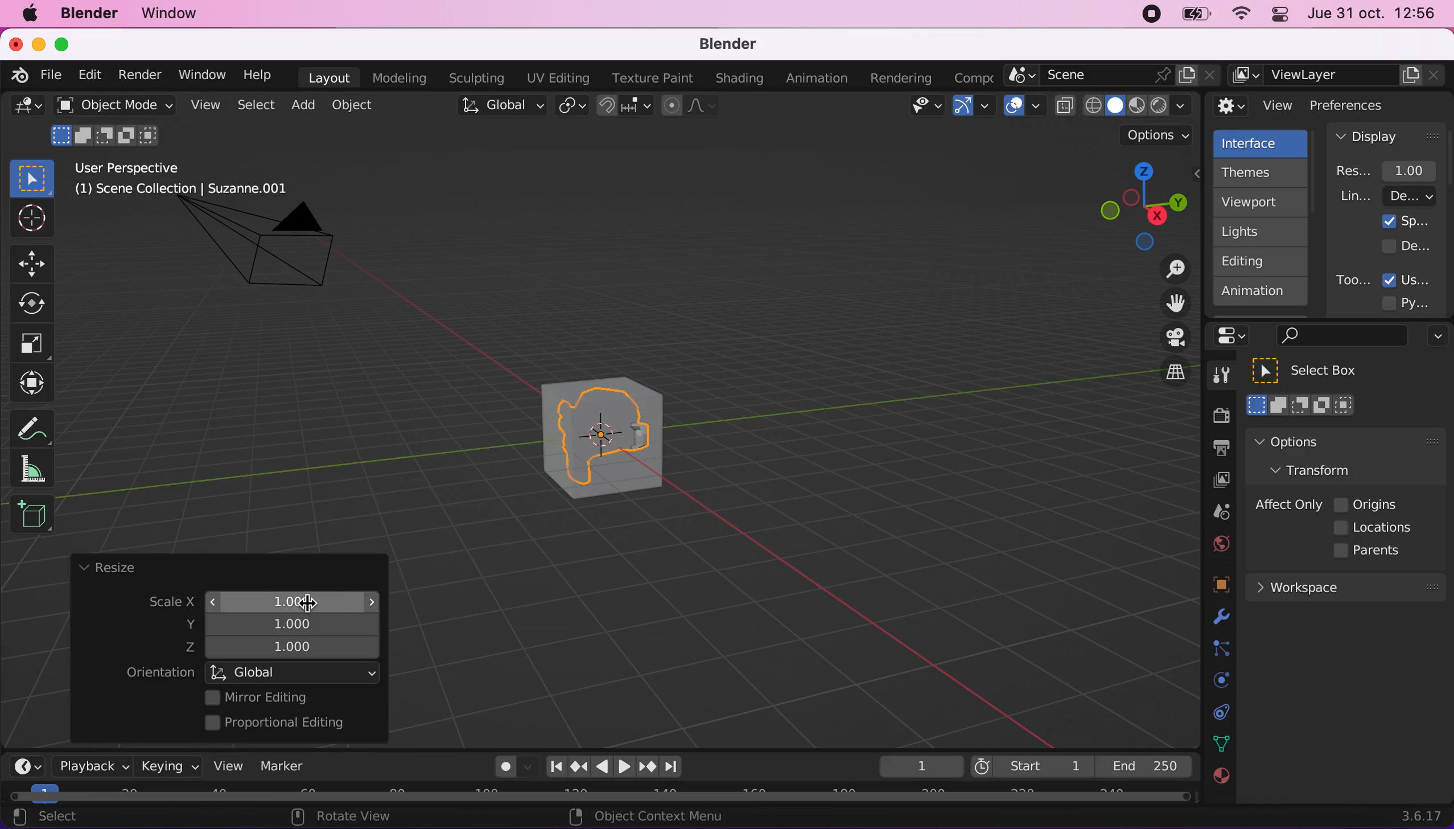 The image size is (1454, 829). I want to click on general, so click(27, 109).